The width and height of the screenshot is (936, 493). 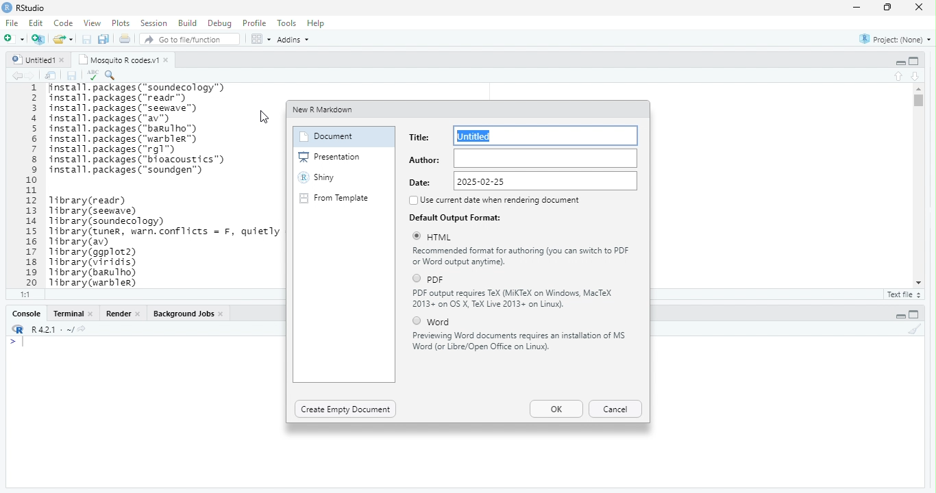 What do you see at coordinates (53, 330) in the screenshot?
I see `R 4.2.1~/` at bounding box center [53, 330].